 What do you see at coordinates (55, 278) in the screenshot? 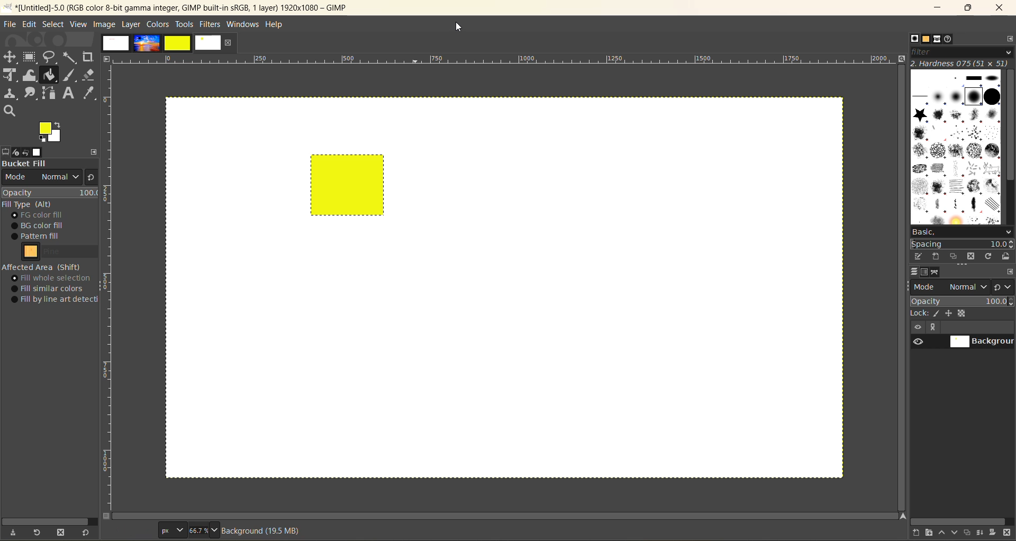
I see `fill whole selection` at bounding box center [55, 278].